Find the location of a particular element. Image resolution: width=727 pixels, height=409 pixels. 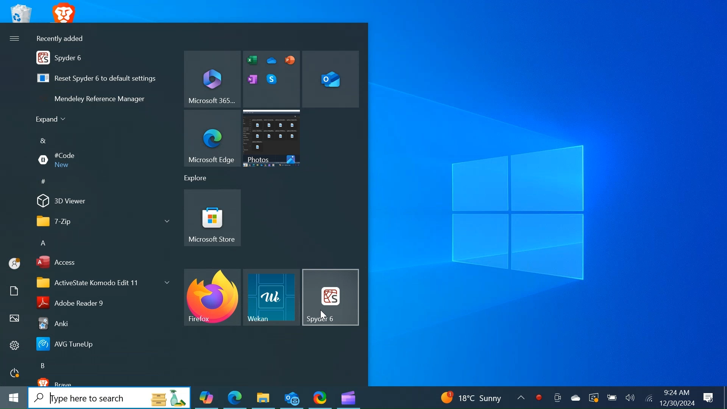

Outlook is located at coordinates (292, 398).